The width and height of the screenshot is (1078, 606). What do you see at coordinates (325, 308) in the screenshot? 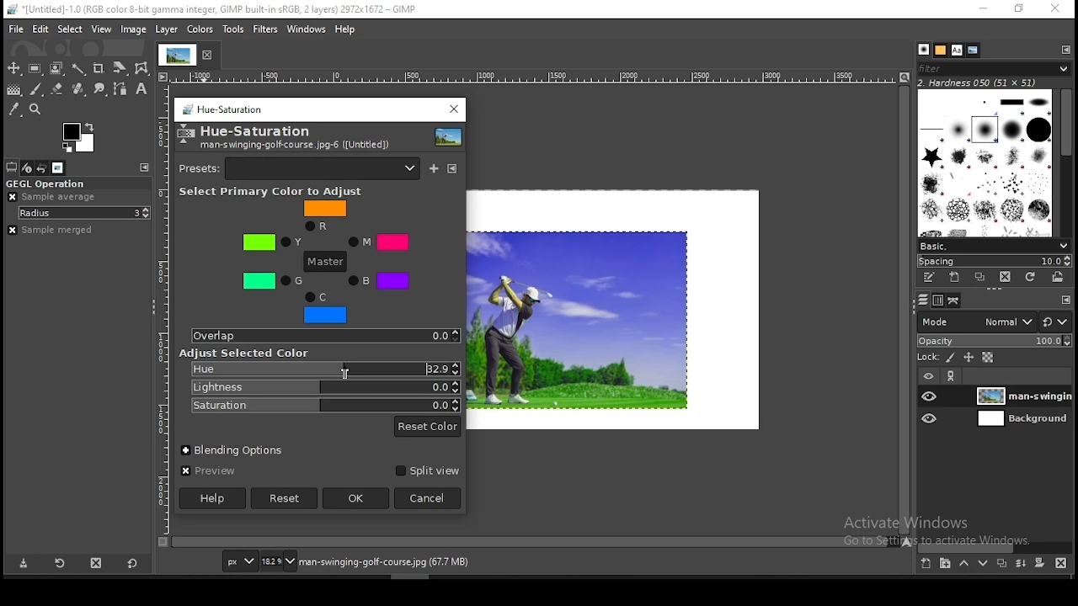
I see `C` at bounding box center [325, 308].